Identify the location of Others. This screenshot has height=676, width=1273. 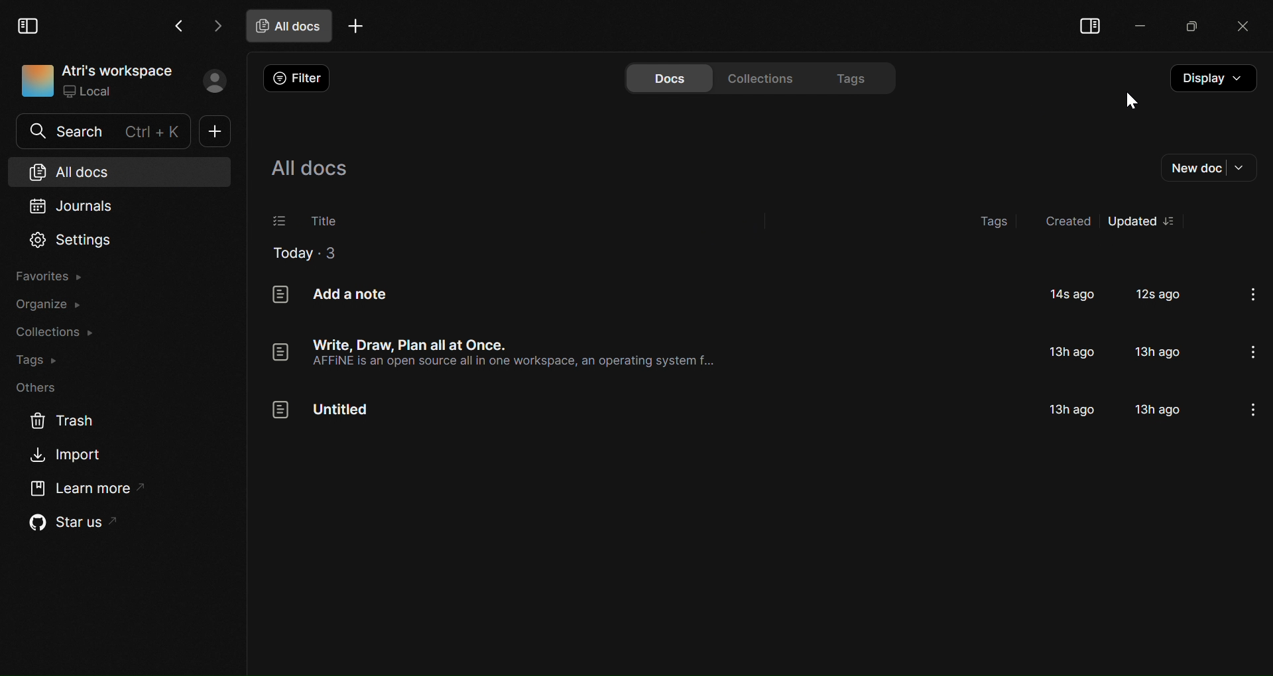
(40, 388).